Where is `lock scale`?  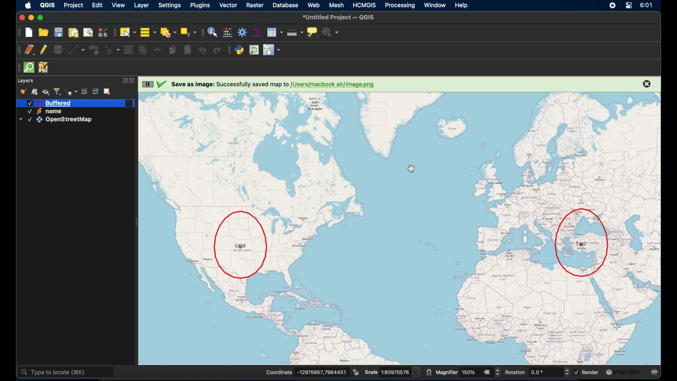
lock scale is located at coordinates (429, 371).